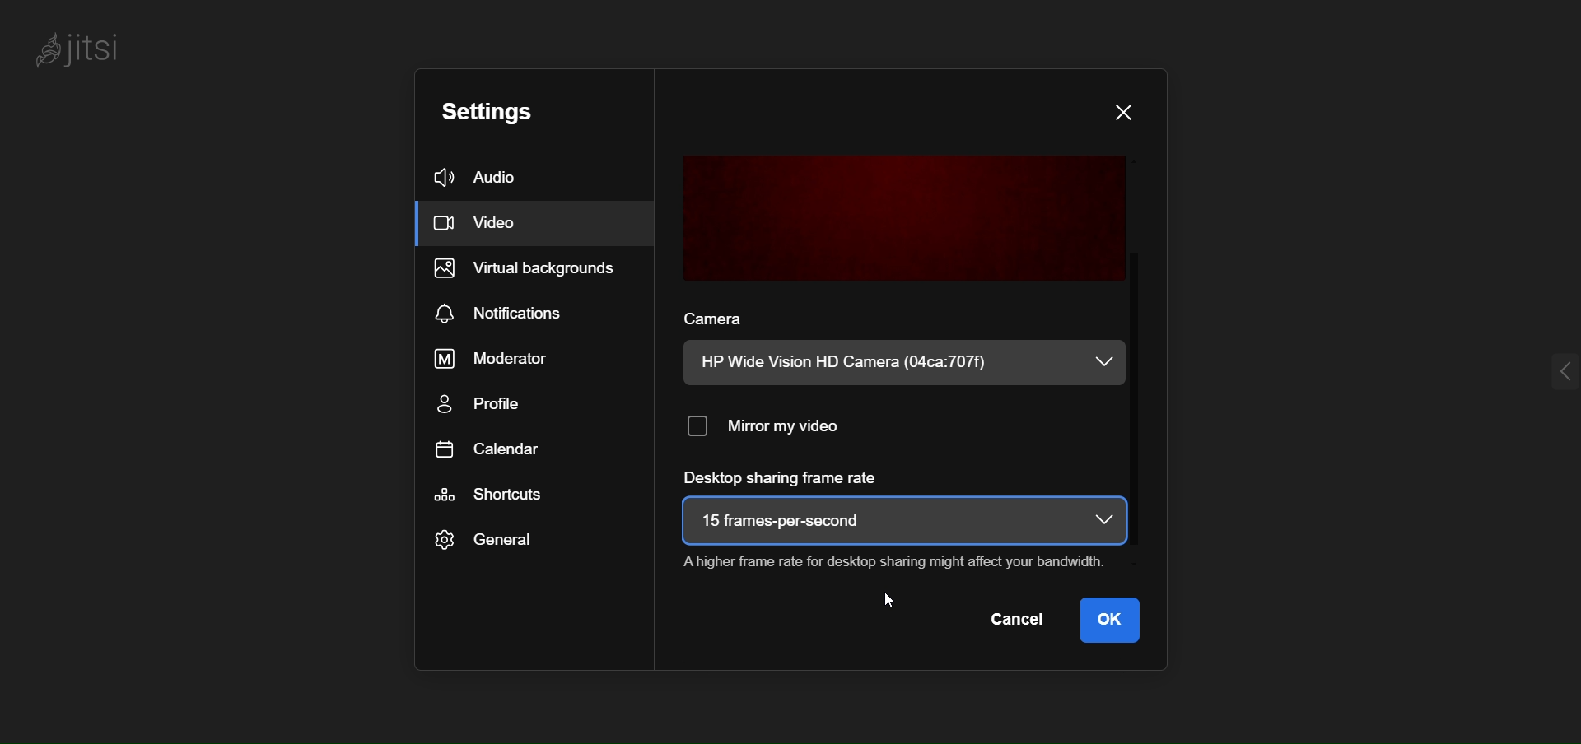 The width and height of the screenshot is (1581, 744). What do you see at coordinates (785, 477) in the screenshot?
I see `desktop sharing frame rate` at bounding box center [785, 477].